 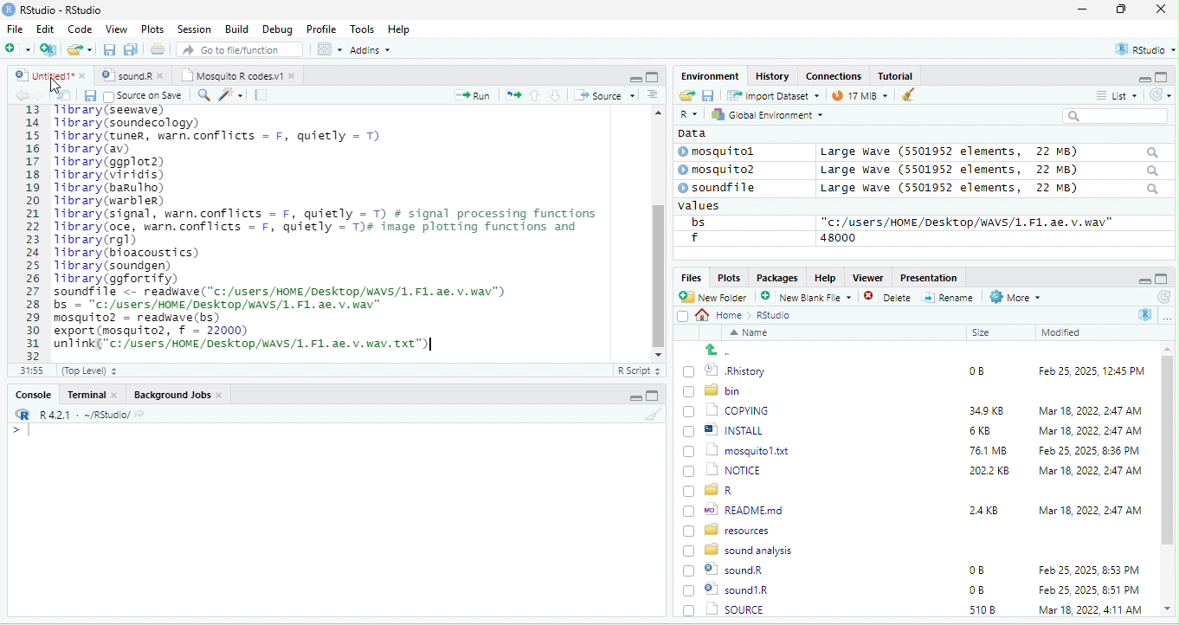 What do you see at coordinates (1163, 76) in the screenshot?
I see `maximize` at bounding box center [1163, 76].